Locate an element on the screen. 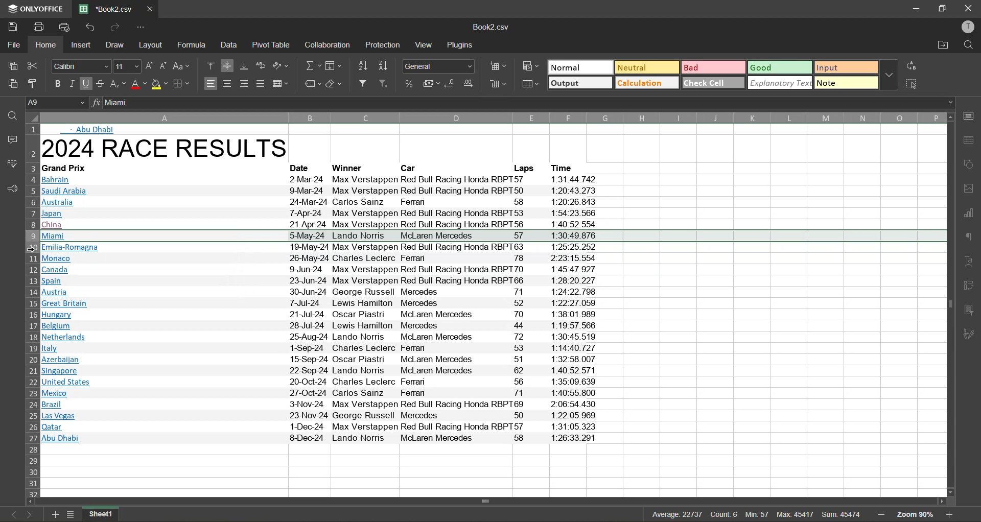 Image resolution: width=981 pixels, height=522 pixels. neutral is located at coordinates (646, 67).